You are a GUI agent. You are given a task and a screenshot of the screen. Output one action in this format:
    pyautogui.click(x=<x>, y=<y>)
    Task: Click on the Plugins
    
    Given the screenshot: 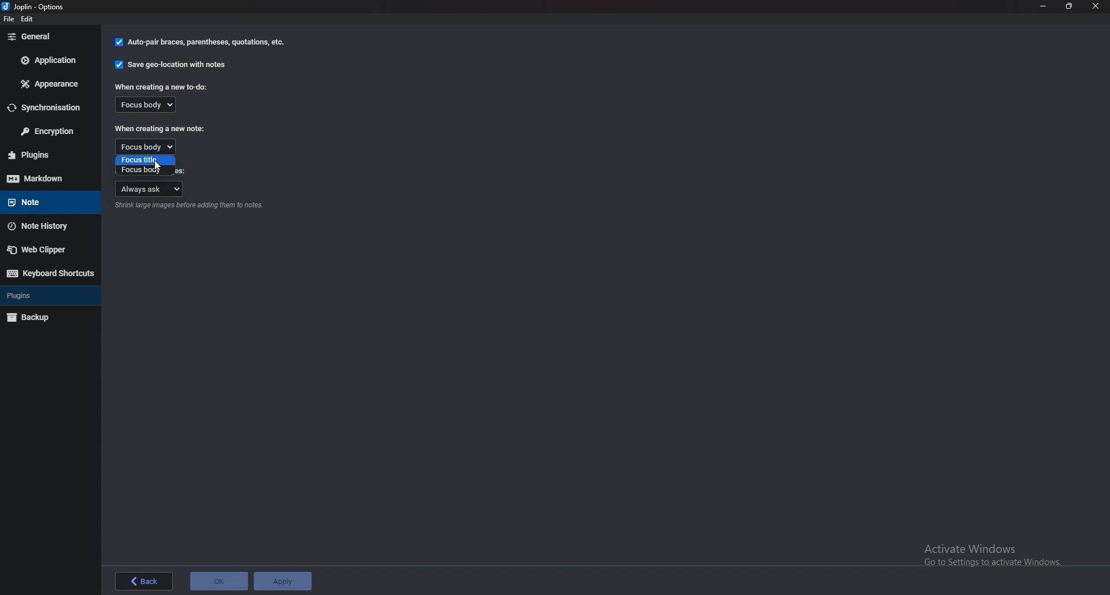 What is the action you would take?
    pyautogui.click(x=49, y=155)
    